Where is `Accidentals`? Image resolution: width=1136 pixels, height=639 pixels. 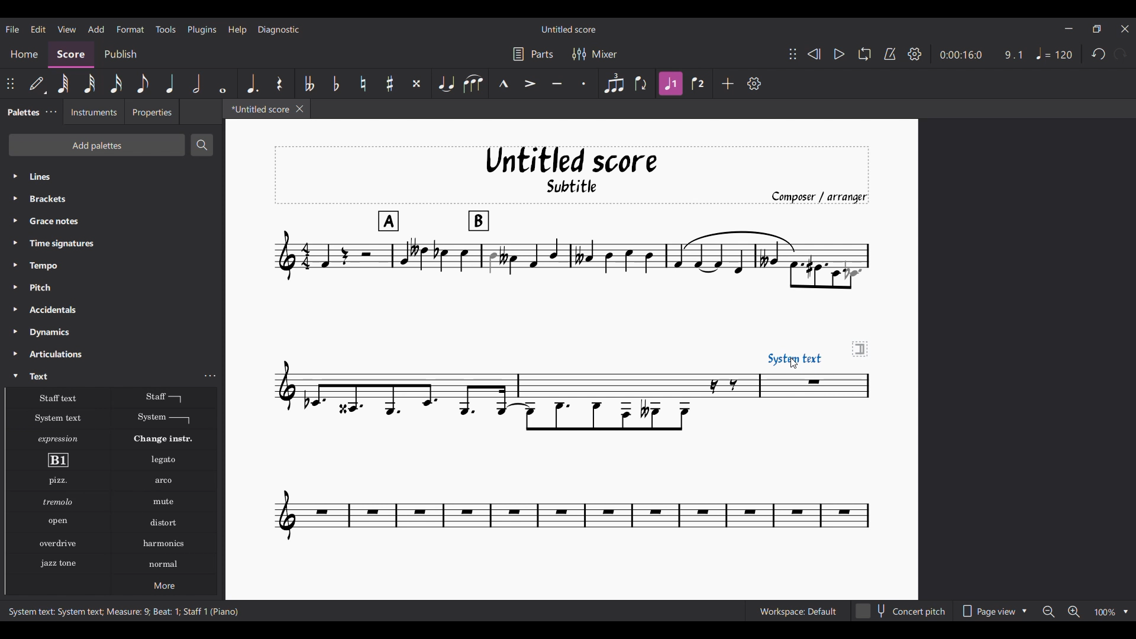
Accidentals is located at coordinates (112, 309).